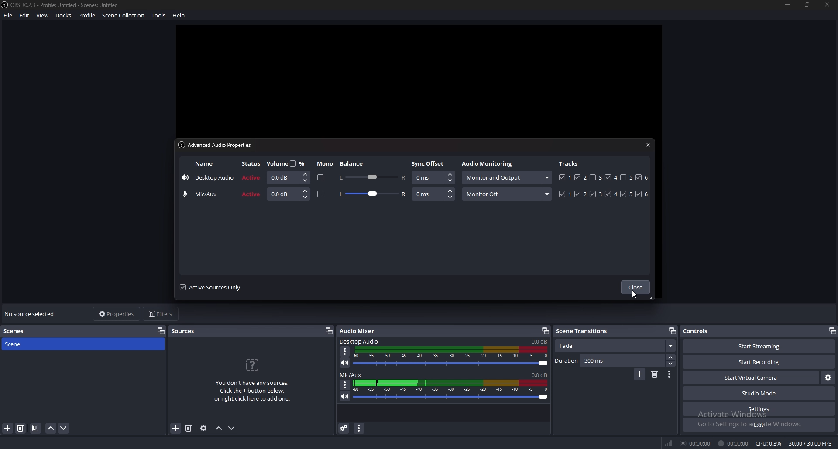  What do you see at coordinates (670, 442) in the screenshot?
I see `network` at bounding box center [670, 442].